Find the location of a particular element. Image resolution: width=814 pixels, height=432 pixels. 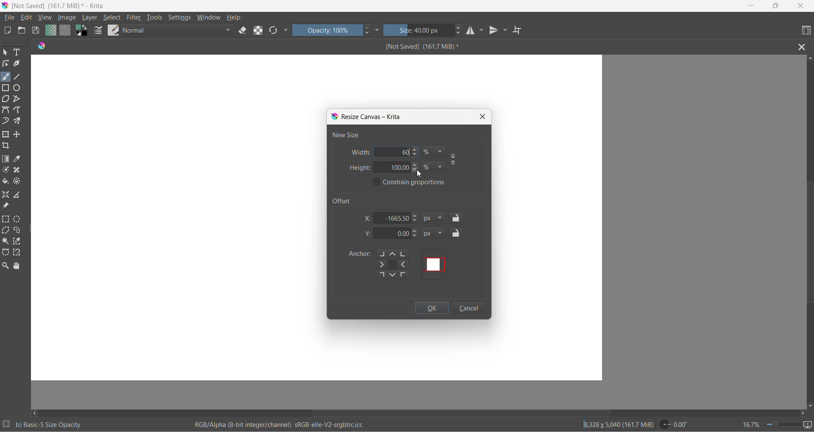

save is located at coordinates (36, 31).